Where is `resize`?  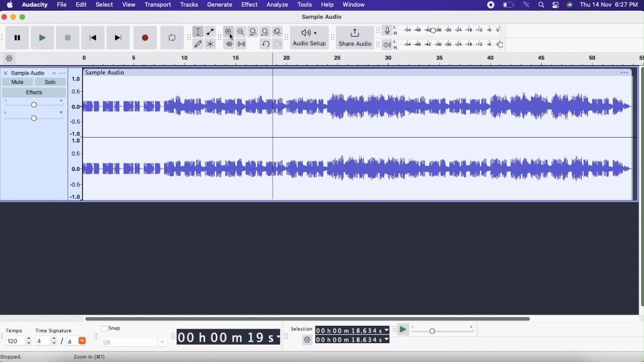 resize is located at coordinates (394, 330).